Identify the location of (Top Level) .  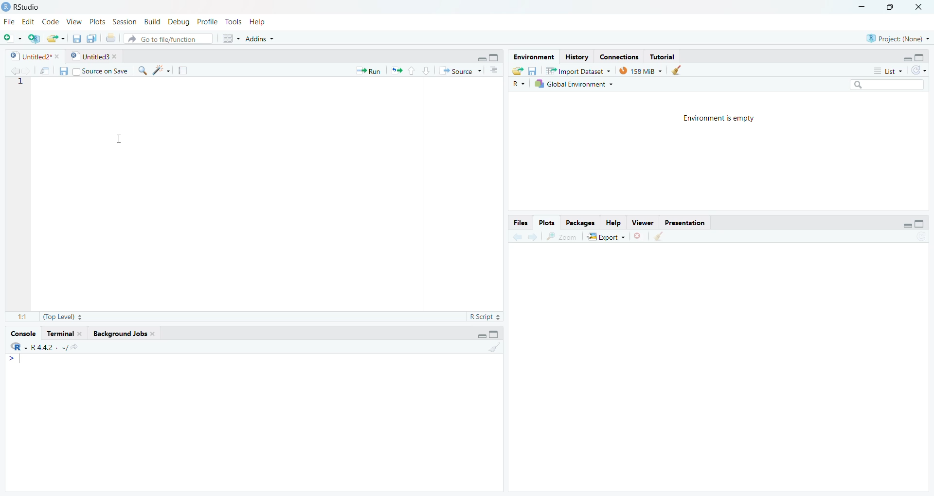
(66, 316).